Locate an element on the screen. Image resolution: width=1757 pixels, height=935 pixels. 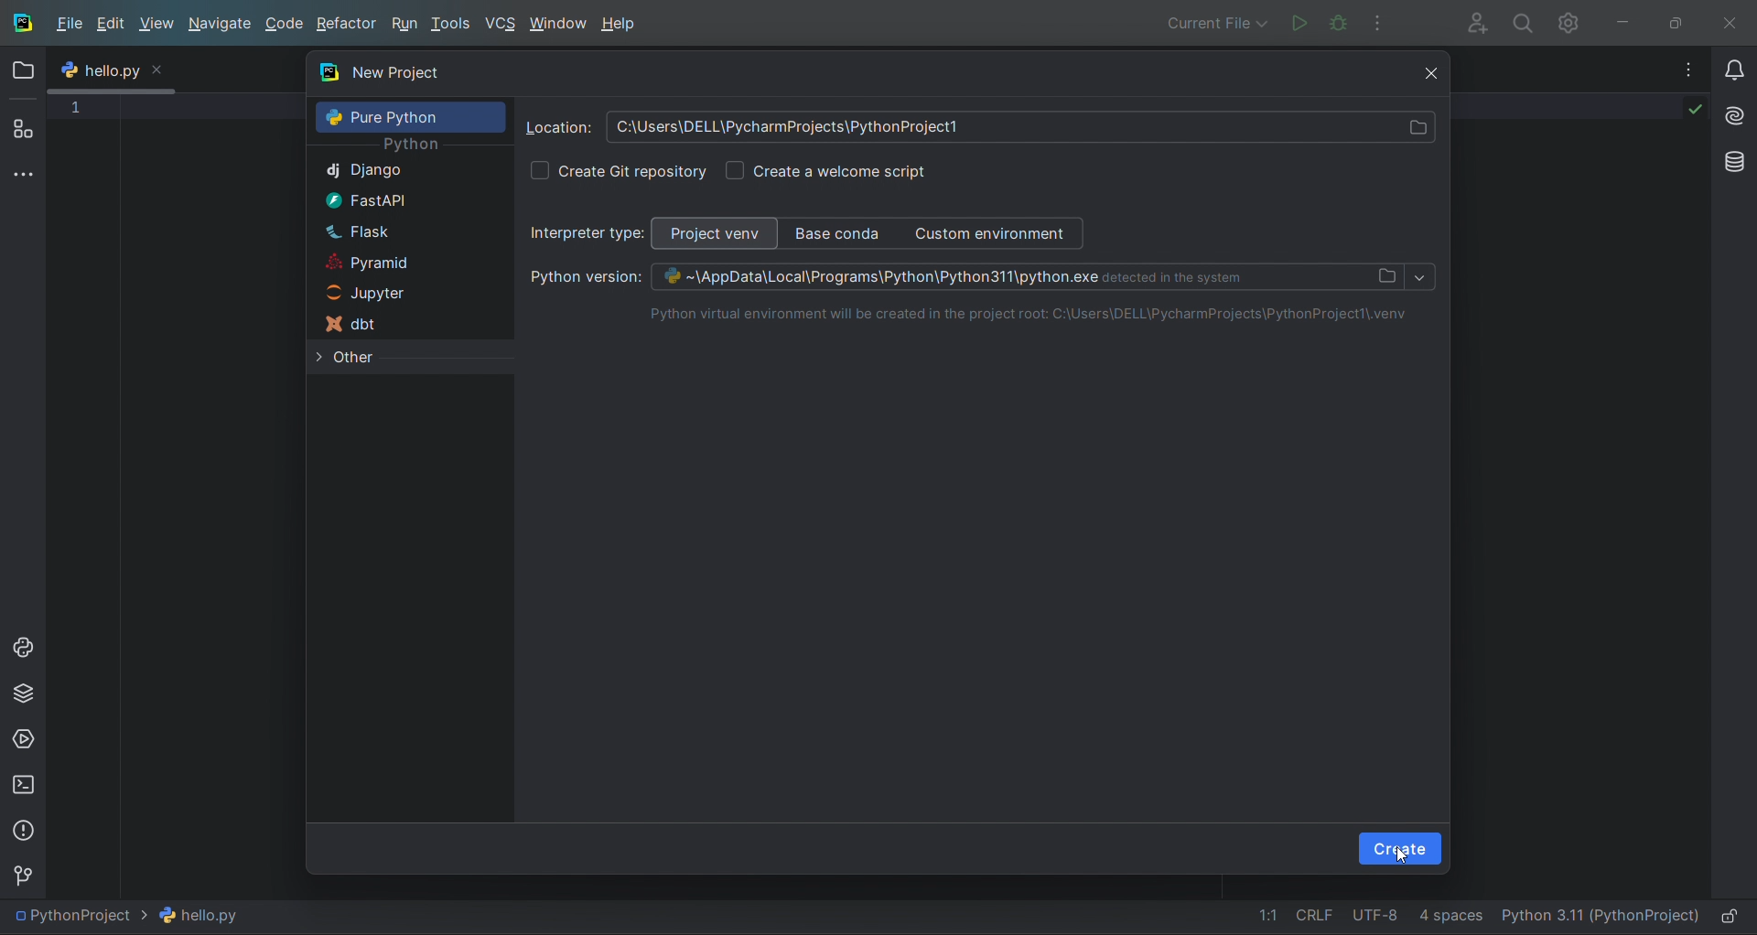
create is located at coordinates (1400, 850).